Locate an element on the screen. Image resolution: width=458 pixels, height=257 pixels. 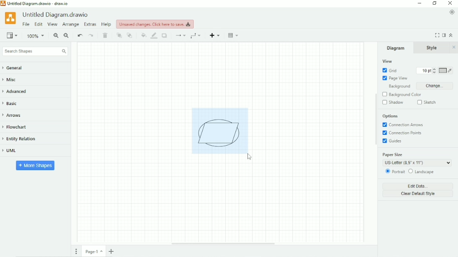
Zoom in is located at coordinates (56, 36).